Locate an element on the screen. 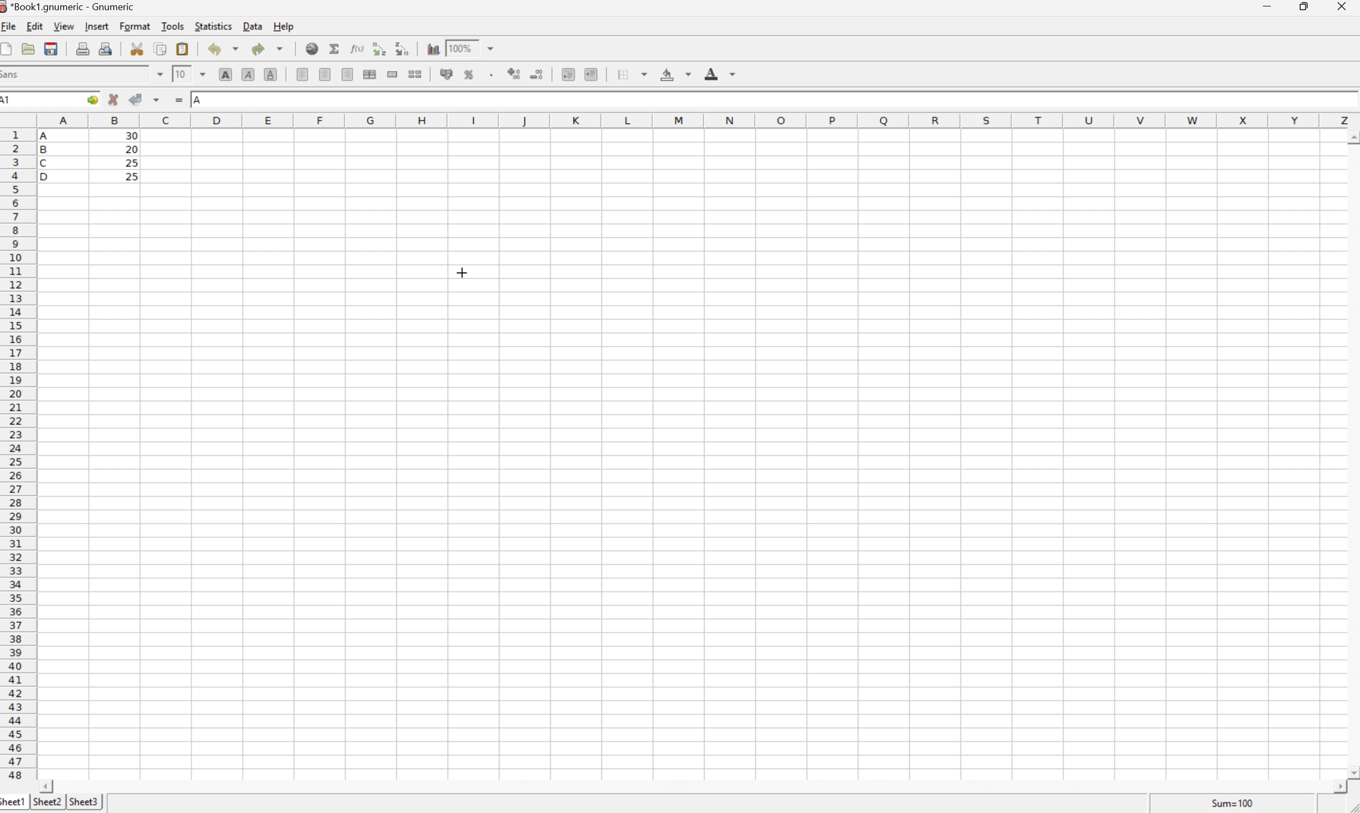  Create a new workbook is located at coordinates (9, 48).